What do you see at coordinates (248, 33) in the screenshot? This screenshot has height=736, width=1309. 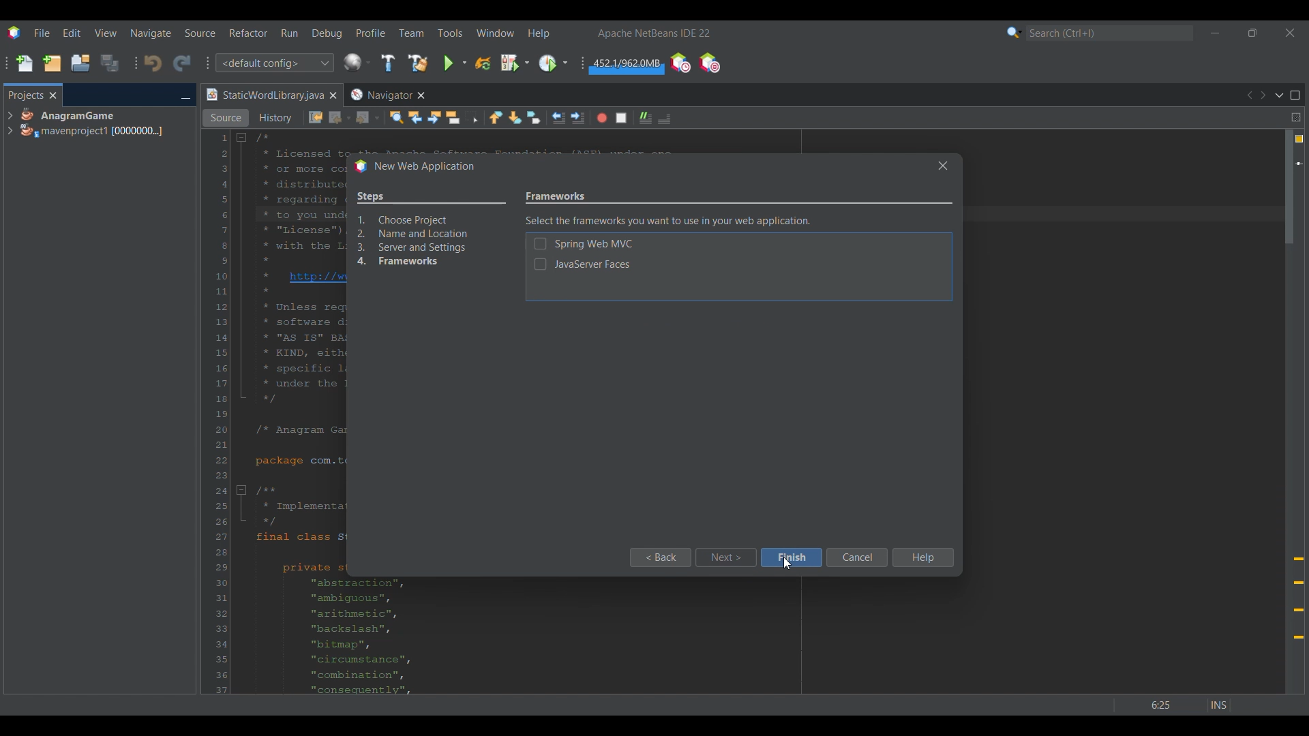 I see `Refactor menu` at bounding box center [248, 33].